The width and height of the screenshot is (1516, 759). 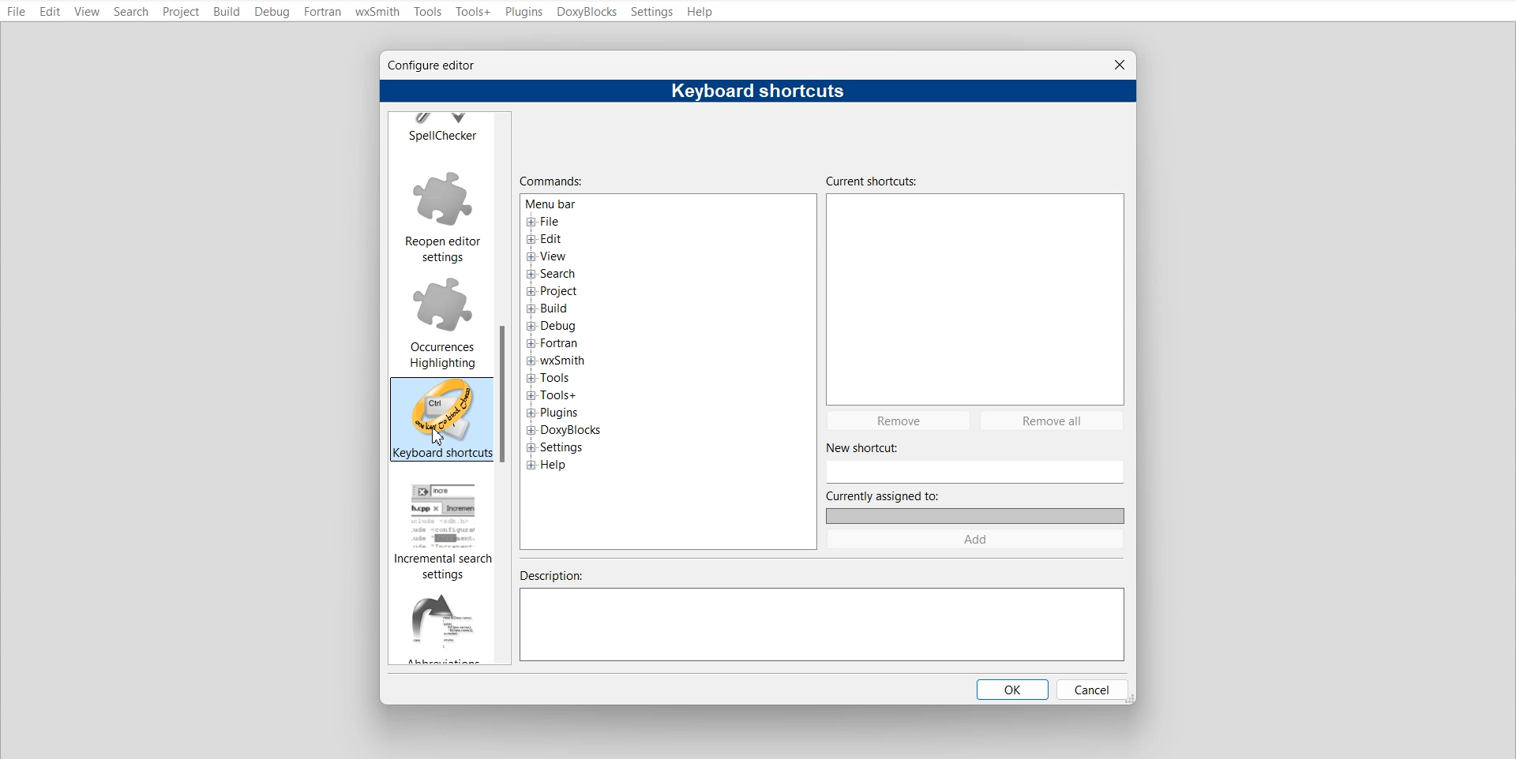 What do you see at coordinates (180, 12) in the screenshot?
I see `Project` at bounding box center [180, 12].